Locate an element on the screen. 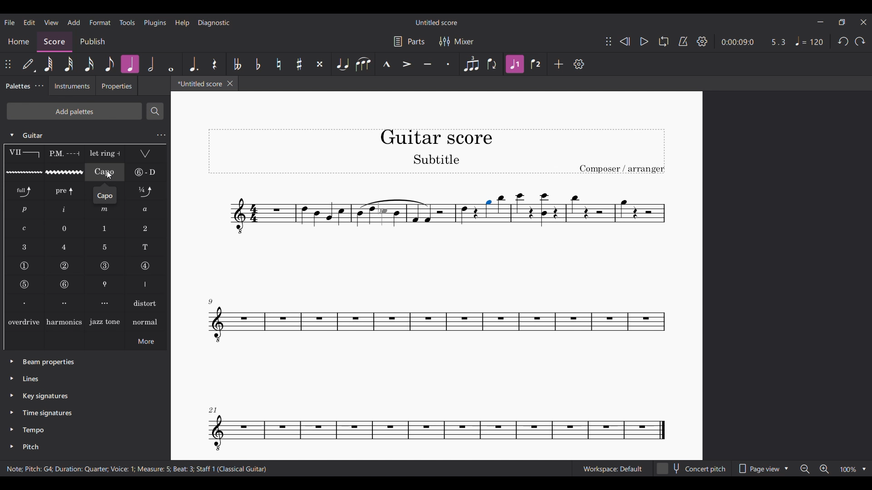  Current workspace setting is located at coordinates (612, 469).